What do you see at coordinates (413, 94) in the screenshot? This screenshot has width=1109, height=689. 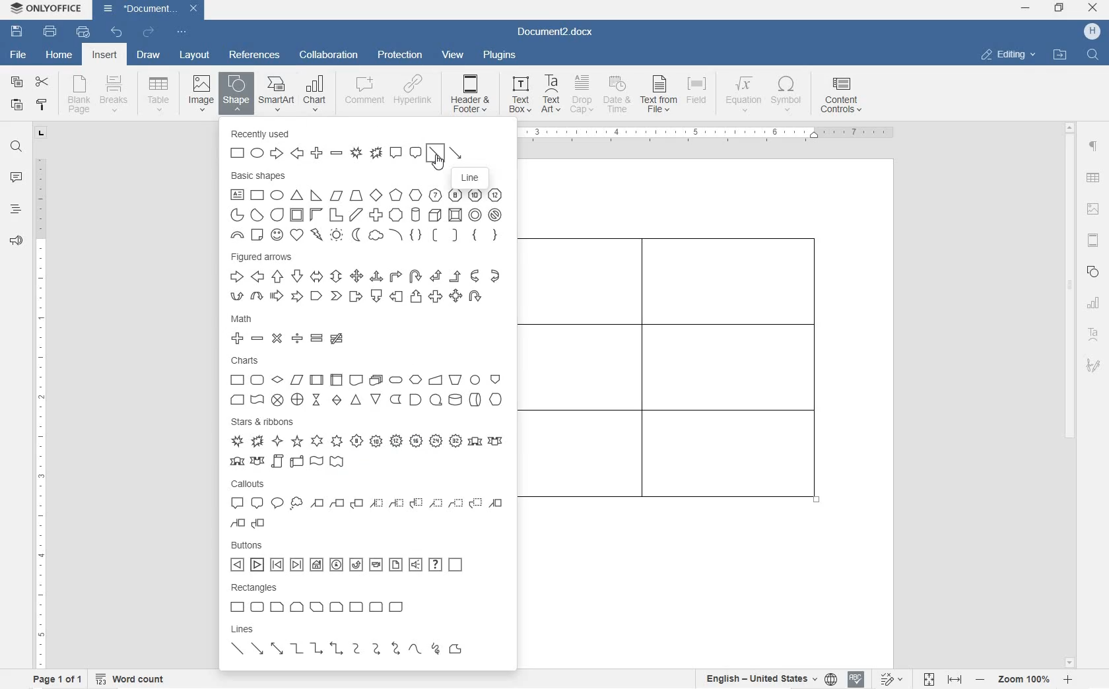 I see `HYPERLINK` at bounding box center [413, 94].